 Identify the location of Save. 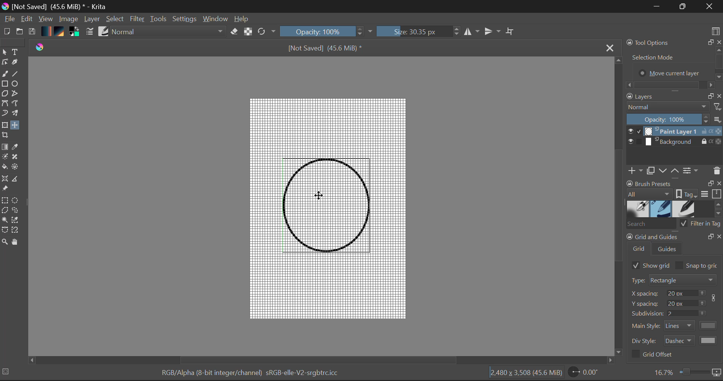
(32, 32).